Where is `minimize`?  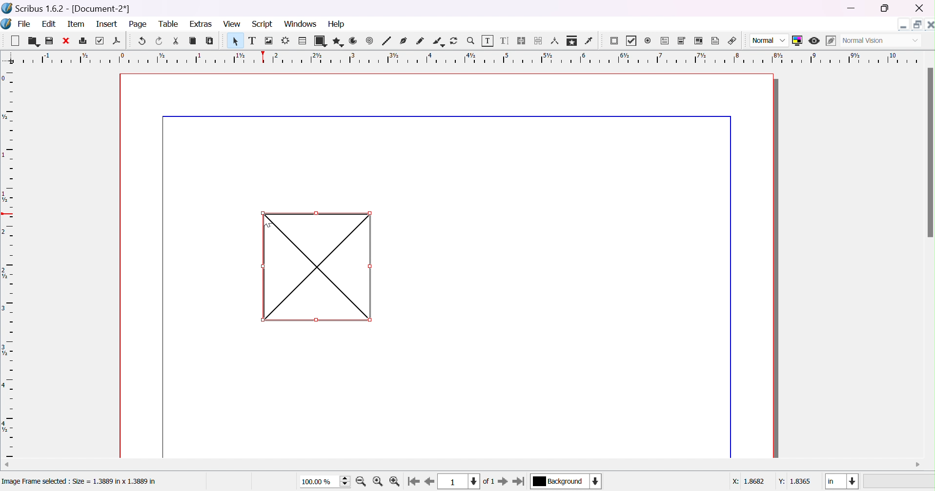
minimize is located at coordinates (854, 9).